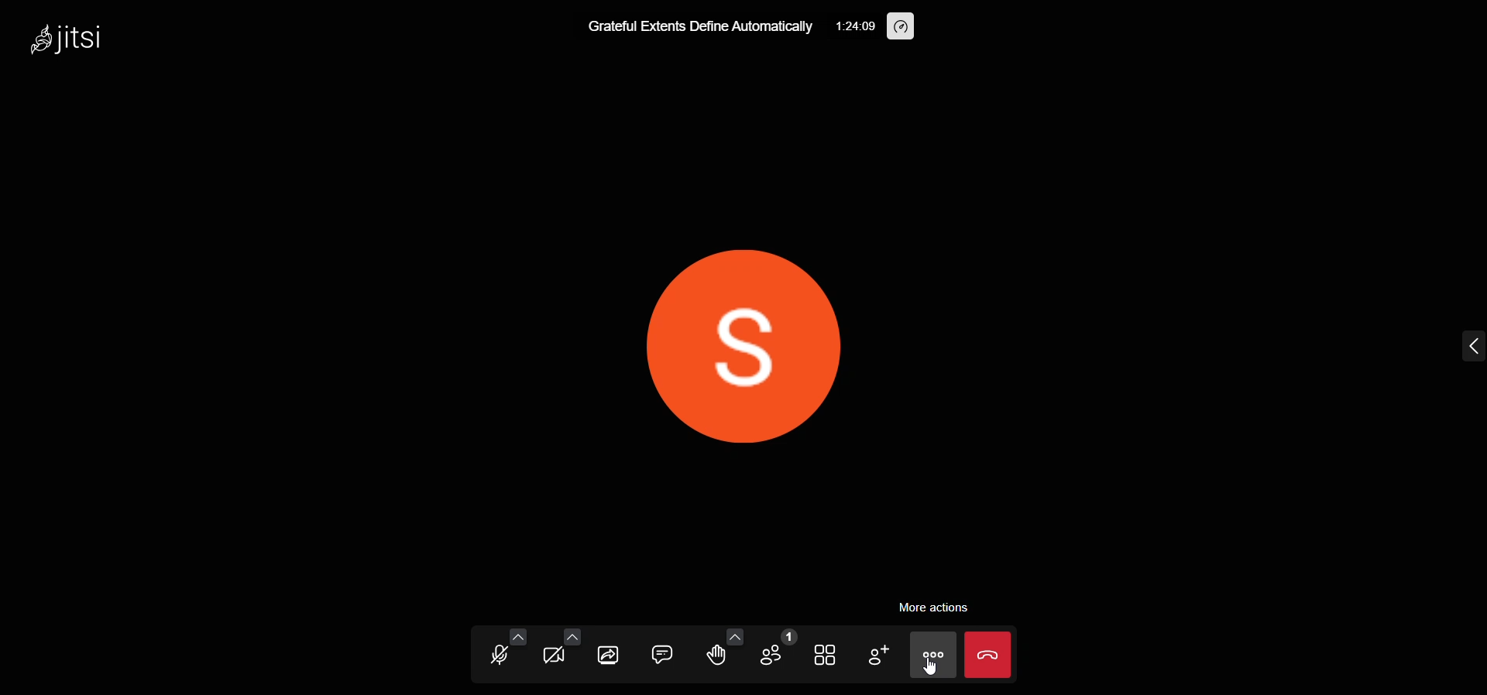  Describe the element at coordinates (612, 654) in the screenshot. I see `screen share` at that location.